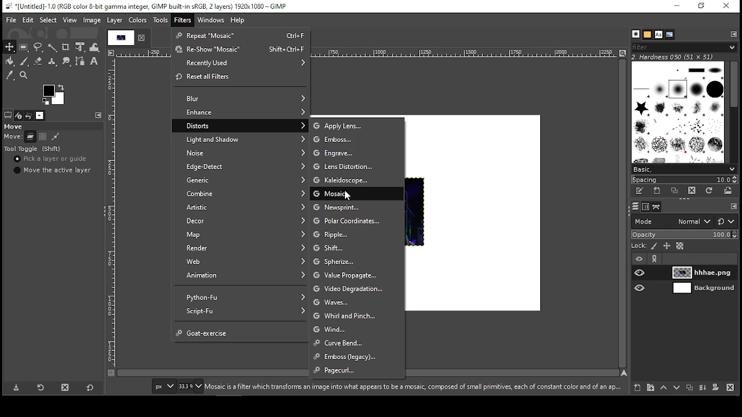 Image resolution: width=742 pixels, height=417 pixels. What do you see at coordinates (192, 387) in the screenshot?
I see `` at bounding box center [192, 387].